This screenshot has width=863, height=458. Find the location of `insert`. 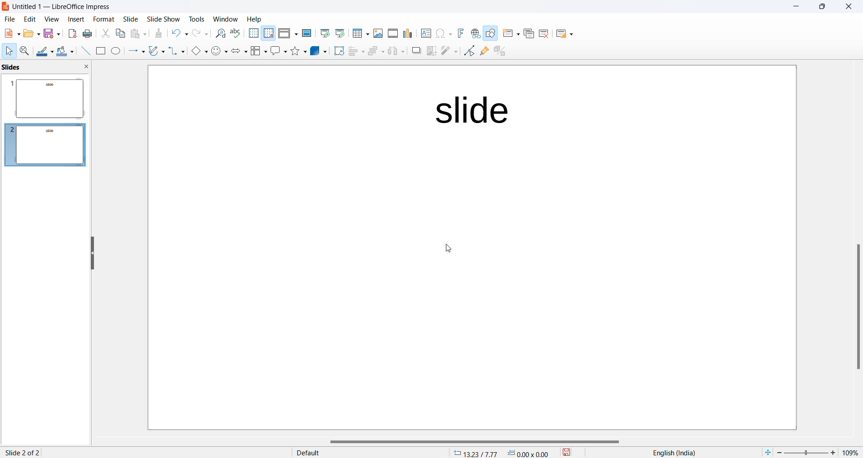

insert is located at coordinates (72, 20).